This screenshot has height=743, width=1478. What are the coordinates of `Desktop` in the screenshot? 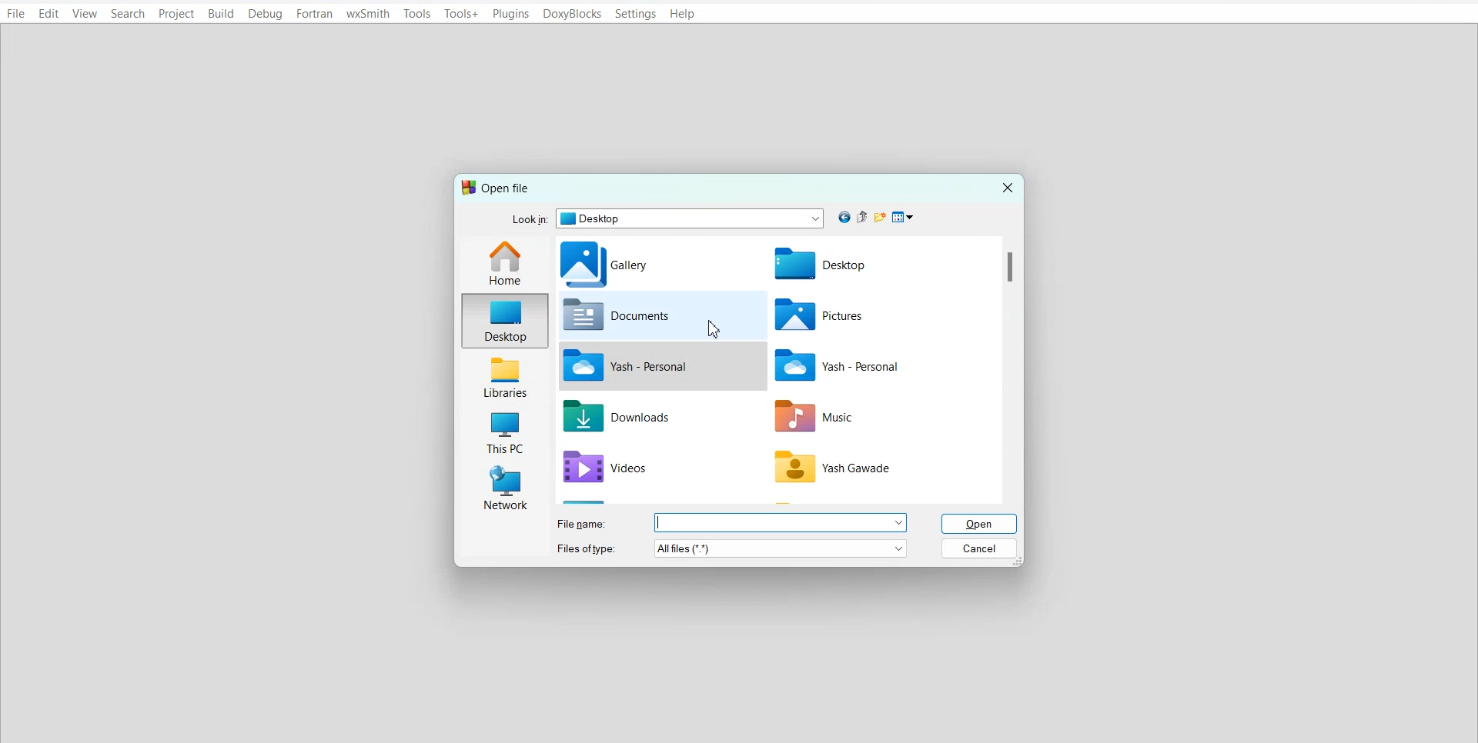 It's located at (507, 319).